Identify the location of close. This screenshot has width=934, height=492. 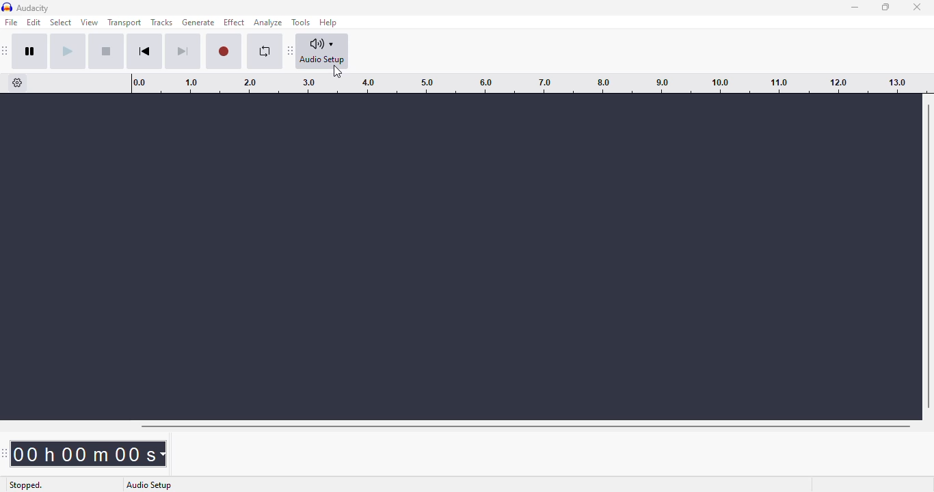
(918, 7).